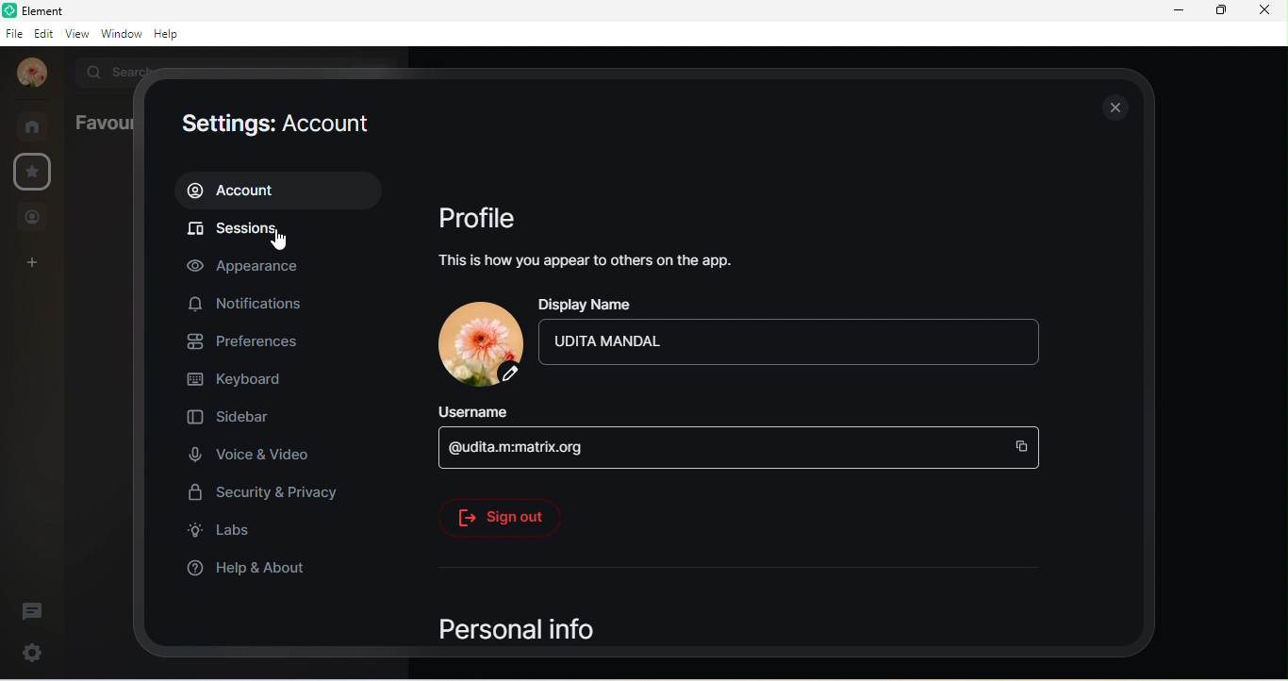  Describe the element at coordinates (591, 305) in the screenshot. I see `display name` at that location.